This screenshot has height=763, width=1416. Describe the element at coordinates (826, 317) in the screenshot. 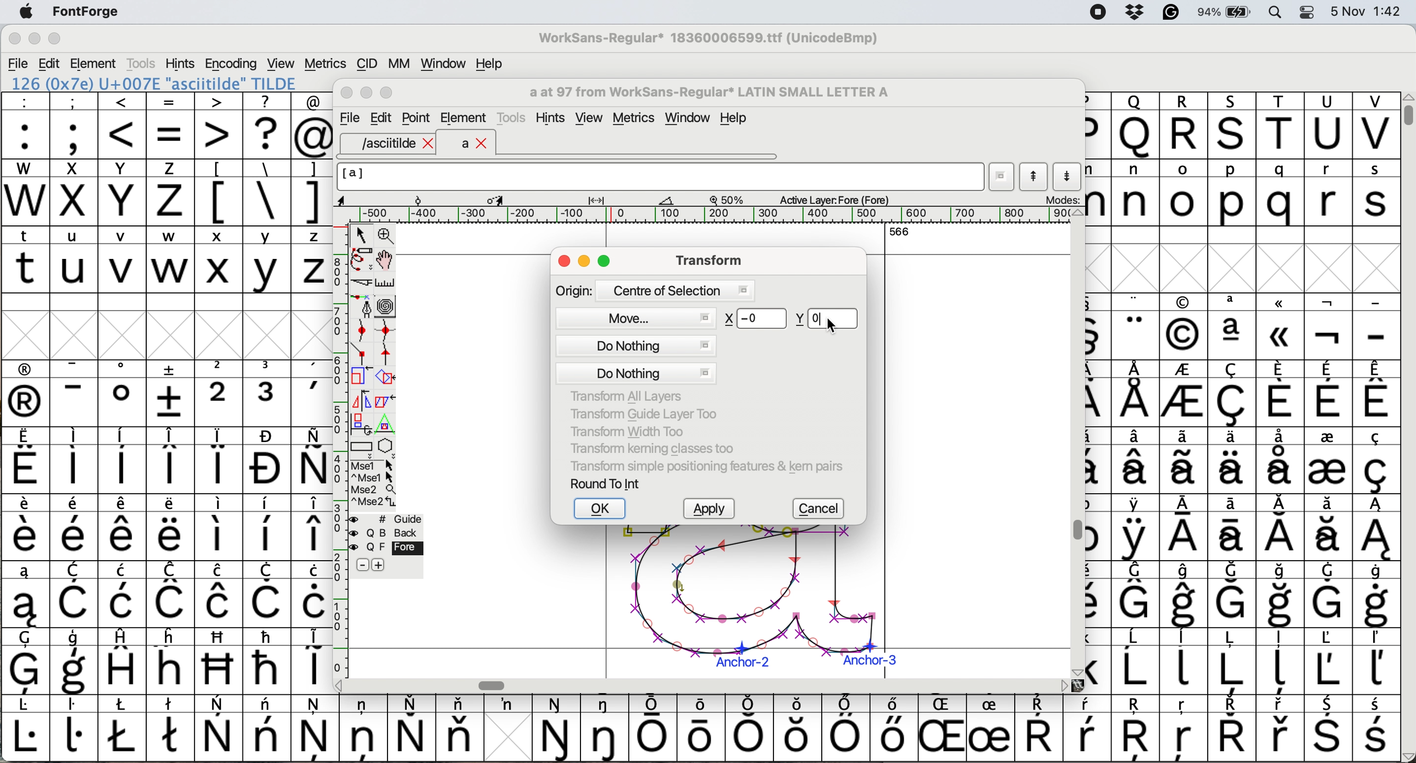

I see `enter new y value` at that location.